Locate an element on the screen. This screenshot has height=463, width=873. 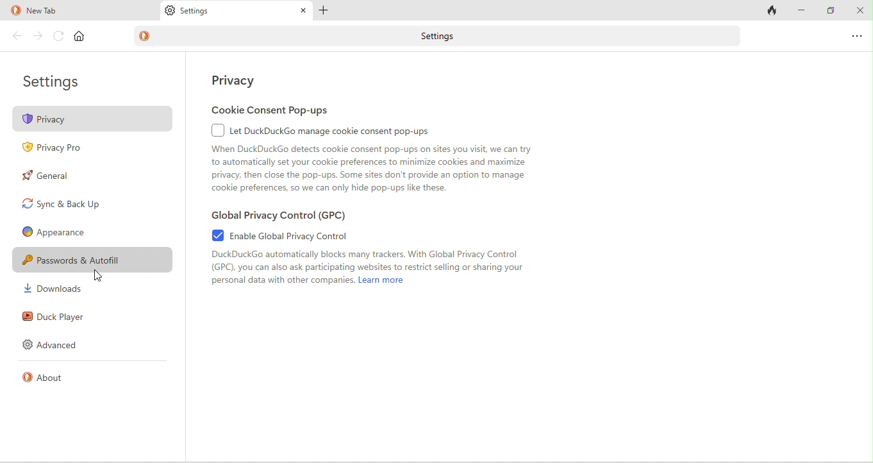
settings is located at coordinates (447, 36).